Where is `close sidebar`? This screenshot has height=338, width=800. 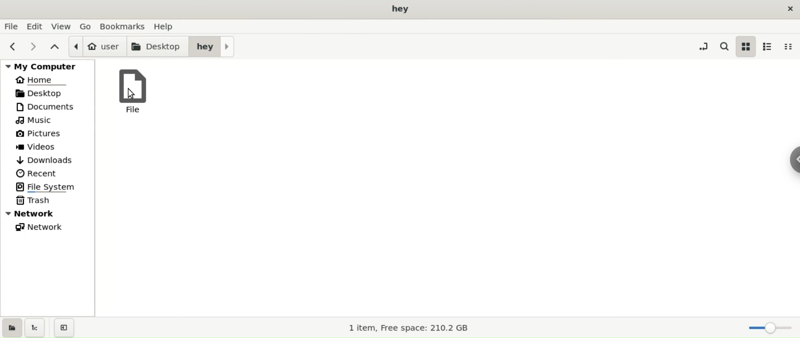
close sidebar is located at coordinates (65, 327).